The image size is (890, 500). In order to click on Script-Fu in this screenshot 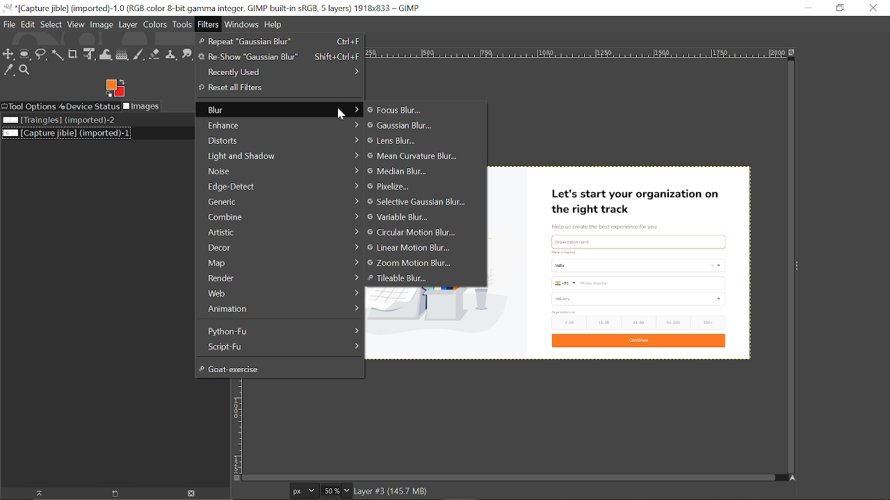, I will do `click(282, 347)`.